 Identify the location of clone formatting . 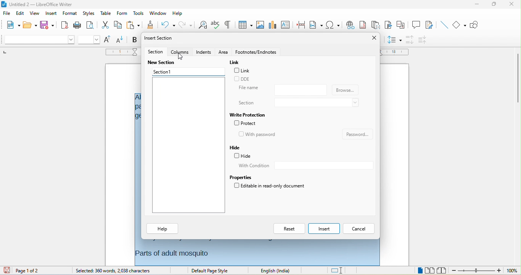
(149, 25).